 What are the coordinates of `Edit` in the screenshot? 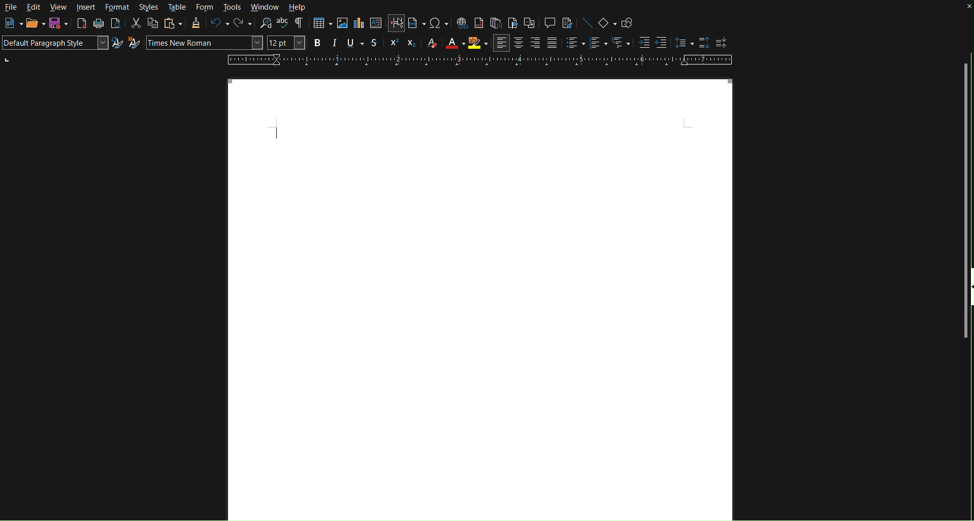 It's located at (33, 8).